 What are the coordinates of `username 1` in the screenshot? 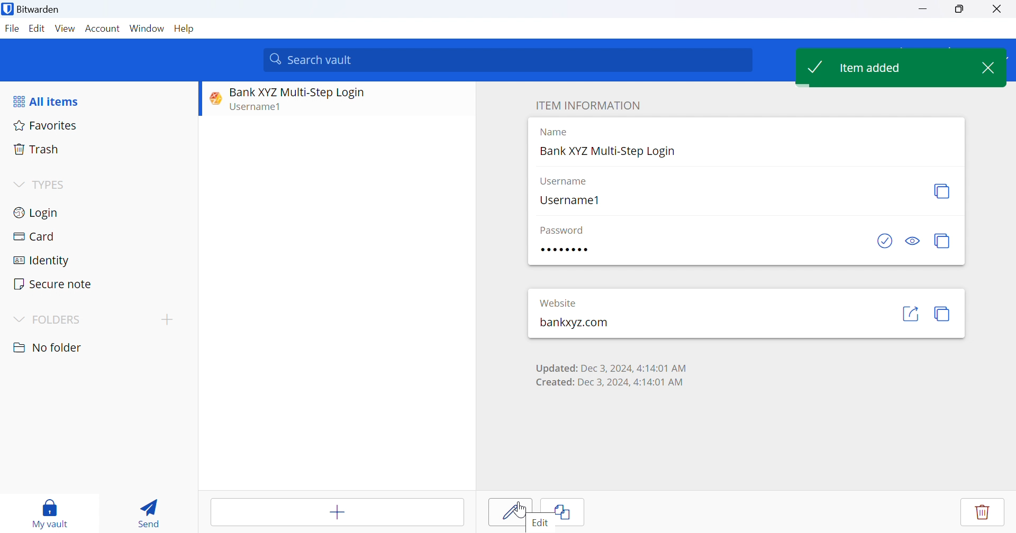 It's located at (272, 106).